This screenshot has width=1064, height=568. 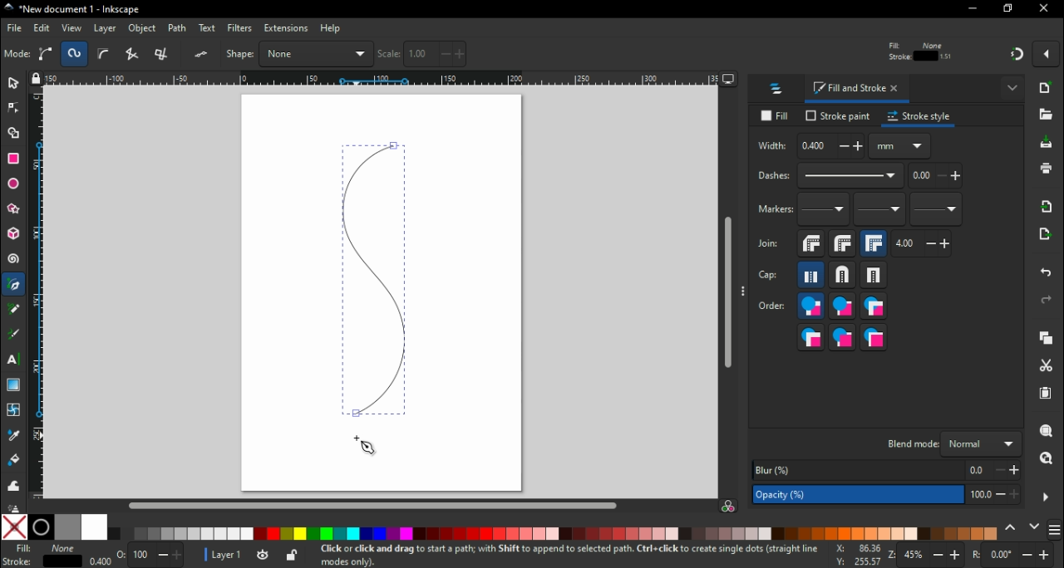 What do you see at coordinates (825, 213) in the screenshot?
I see `start marker` at bounding box center [825, 213].